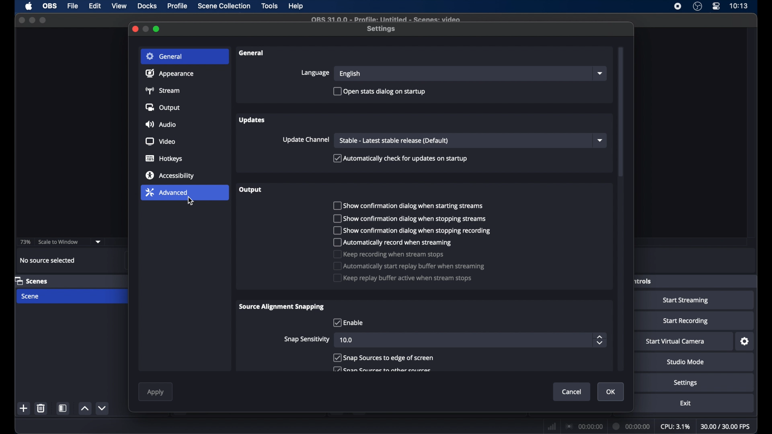 This screenshot has height=434, width=772. What do you see at coordinates (164, 56) in the screenshot?
I see `general` at bounding box center [164, 56].